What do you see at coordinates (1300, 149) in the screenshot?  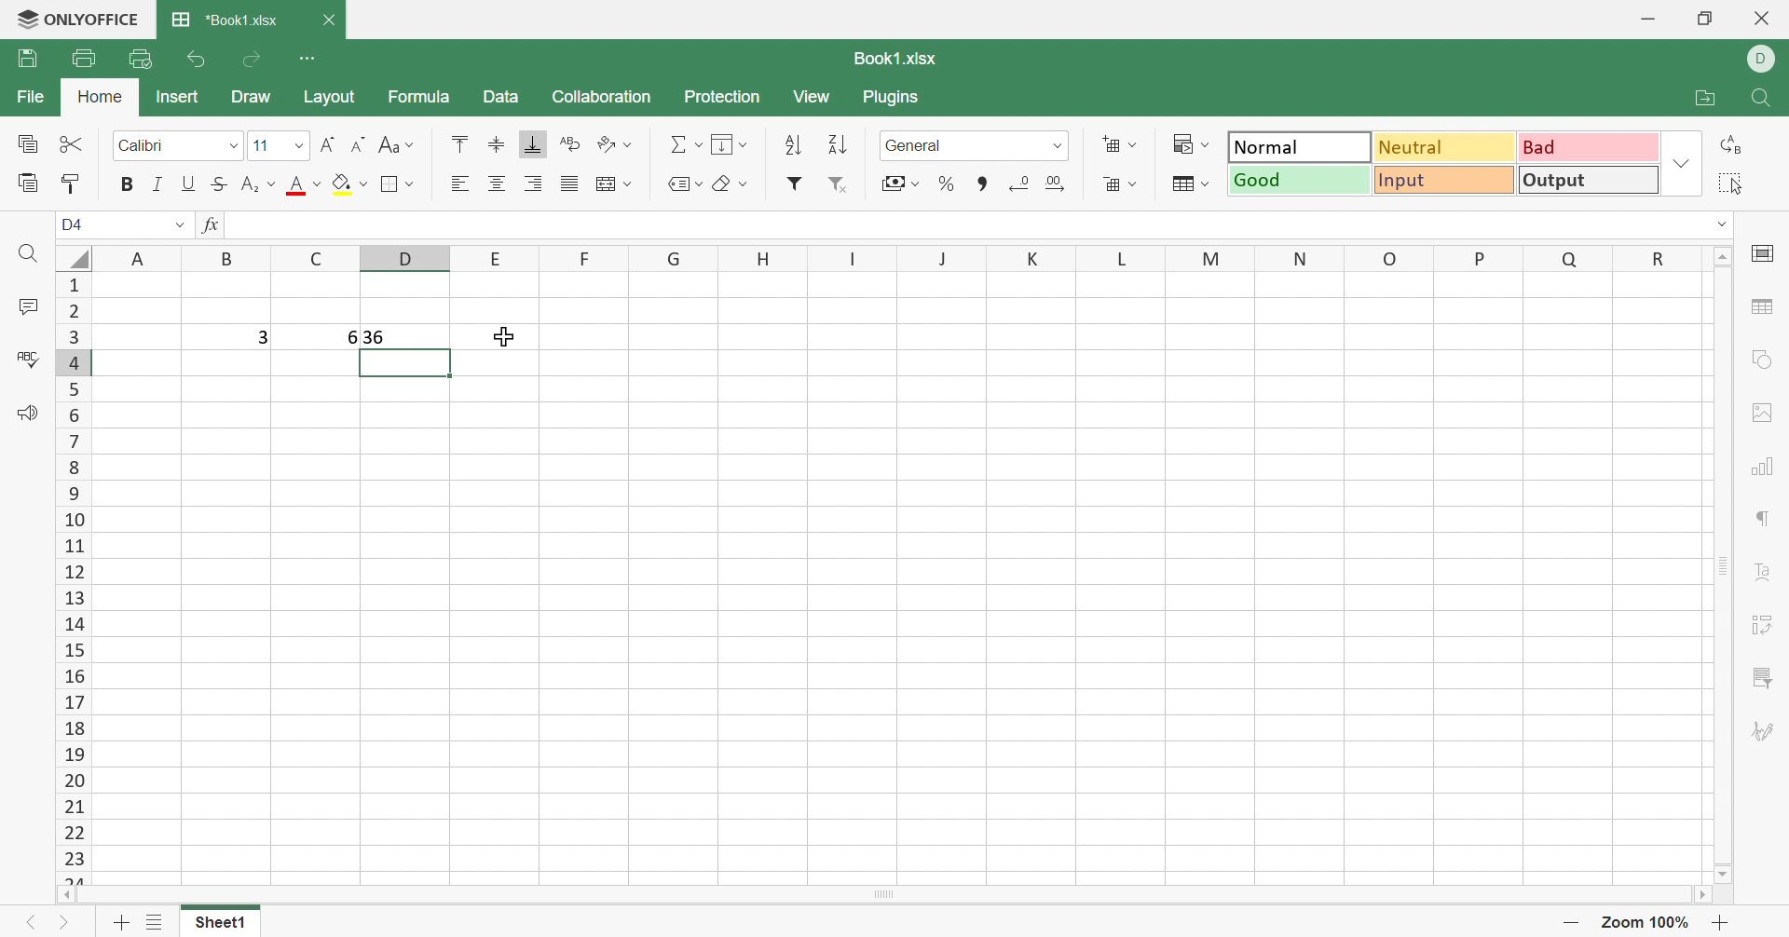 I see `Normal` at bounding box center [1300, 149].